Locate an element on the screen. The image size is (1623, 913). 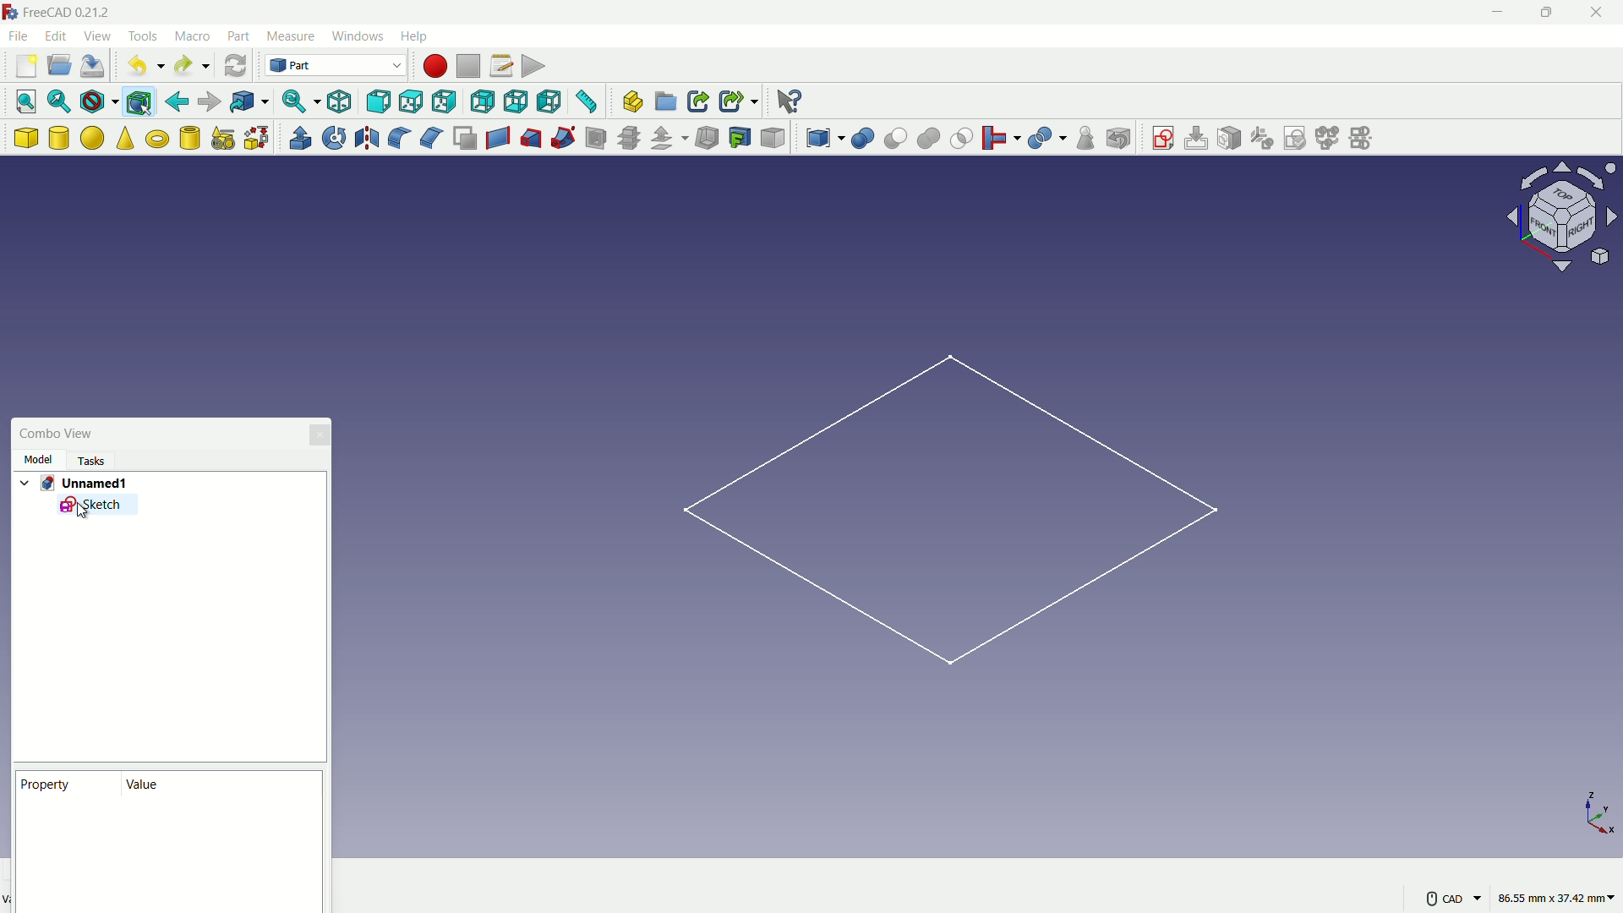
cube is located at coordinates (25, 138).